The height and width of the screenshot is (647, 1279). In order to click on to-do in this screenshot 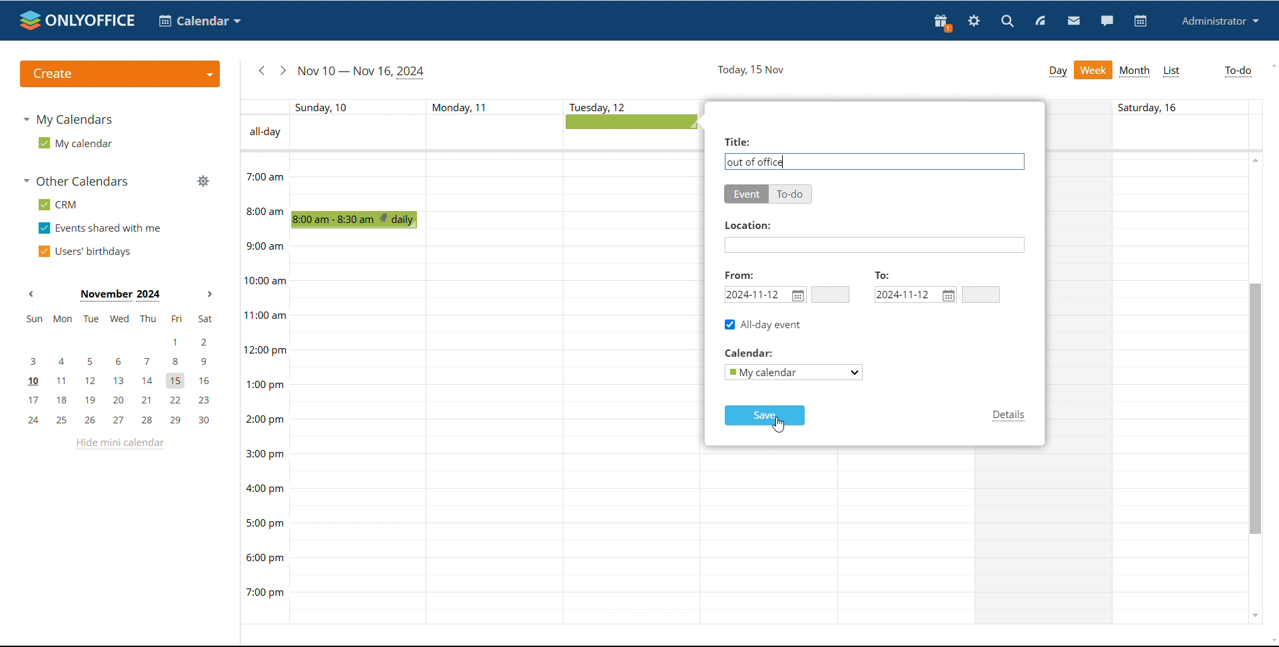, I will do `click(1238, 72)`.